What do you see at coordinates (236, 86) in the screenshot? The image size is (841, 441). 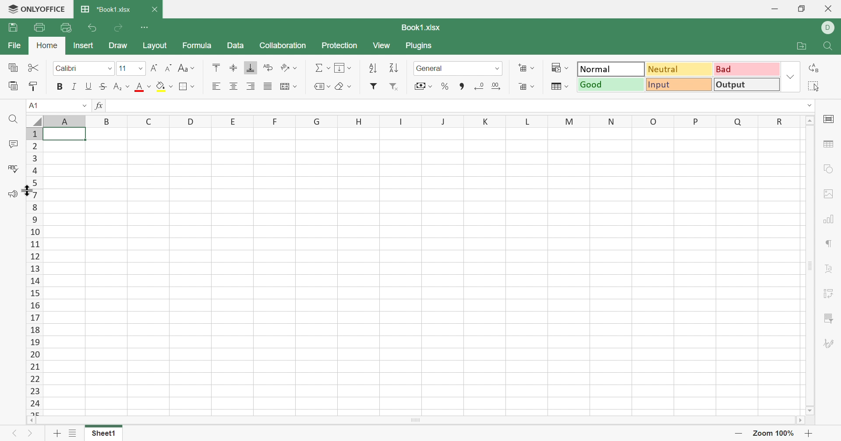 I see `Align Center` at bounding box center [236, 86].